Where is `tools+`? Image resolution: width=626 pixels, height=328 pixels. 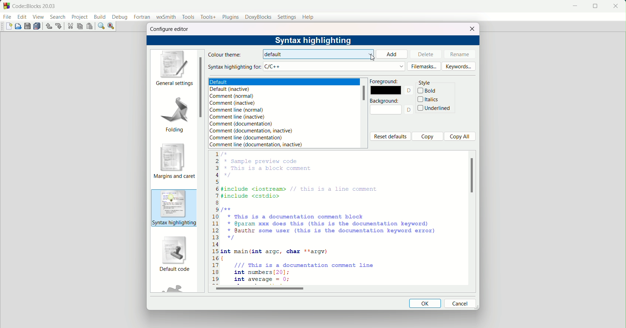
tools+ is located at coordinates (207, 17).